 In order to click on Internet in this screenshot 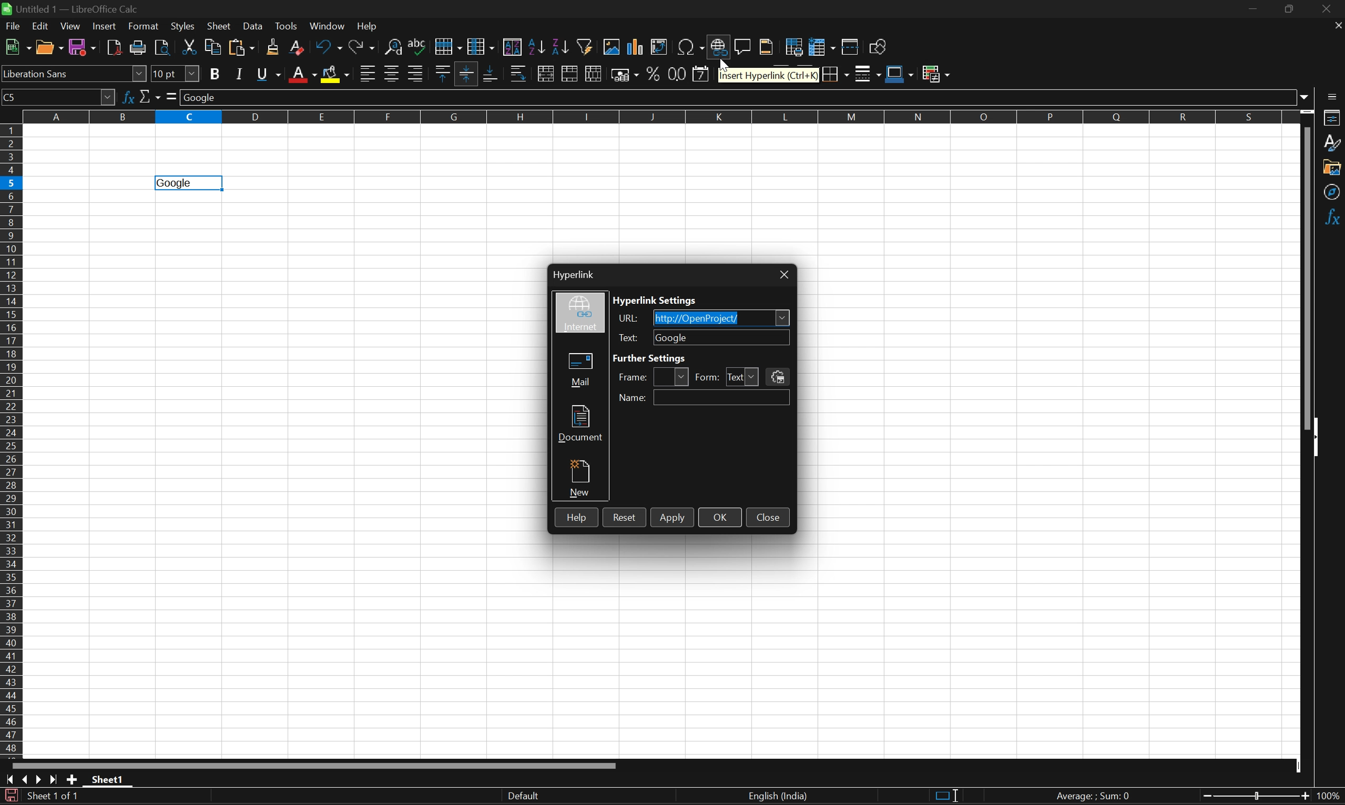, I will do `click(579, 316)`.